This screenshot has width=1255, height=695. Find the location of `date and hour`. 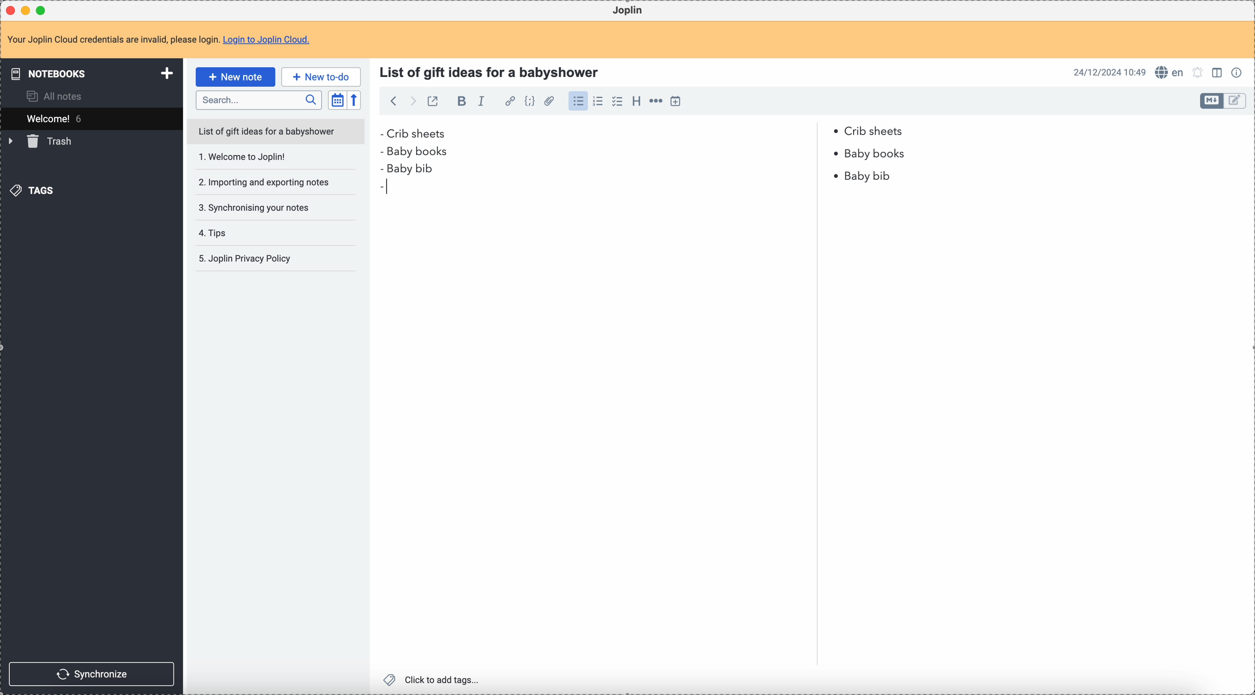

date and hour is located at coordinates (1109, 72).